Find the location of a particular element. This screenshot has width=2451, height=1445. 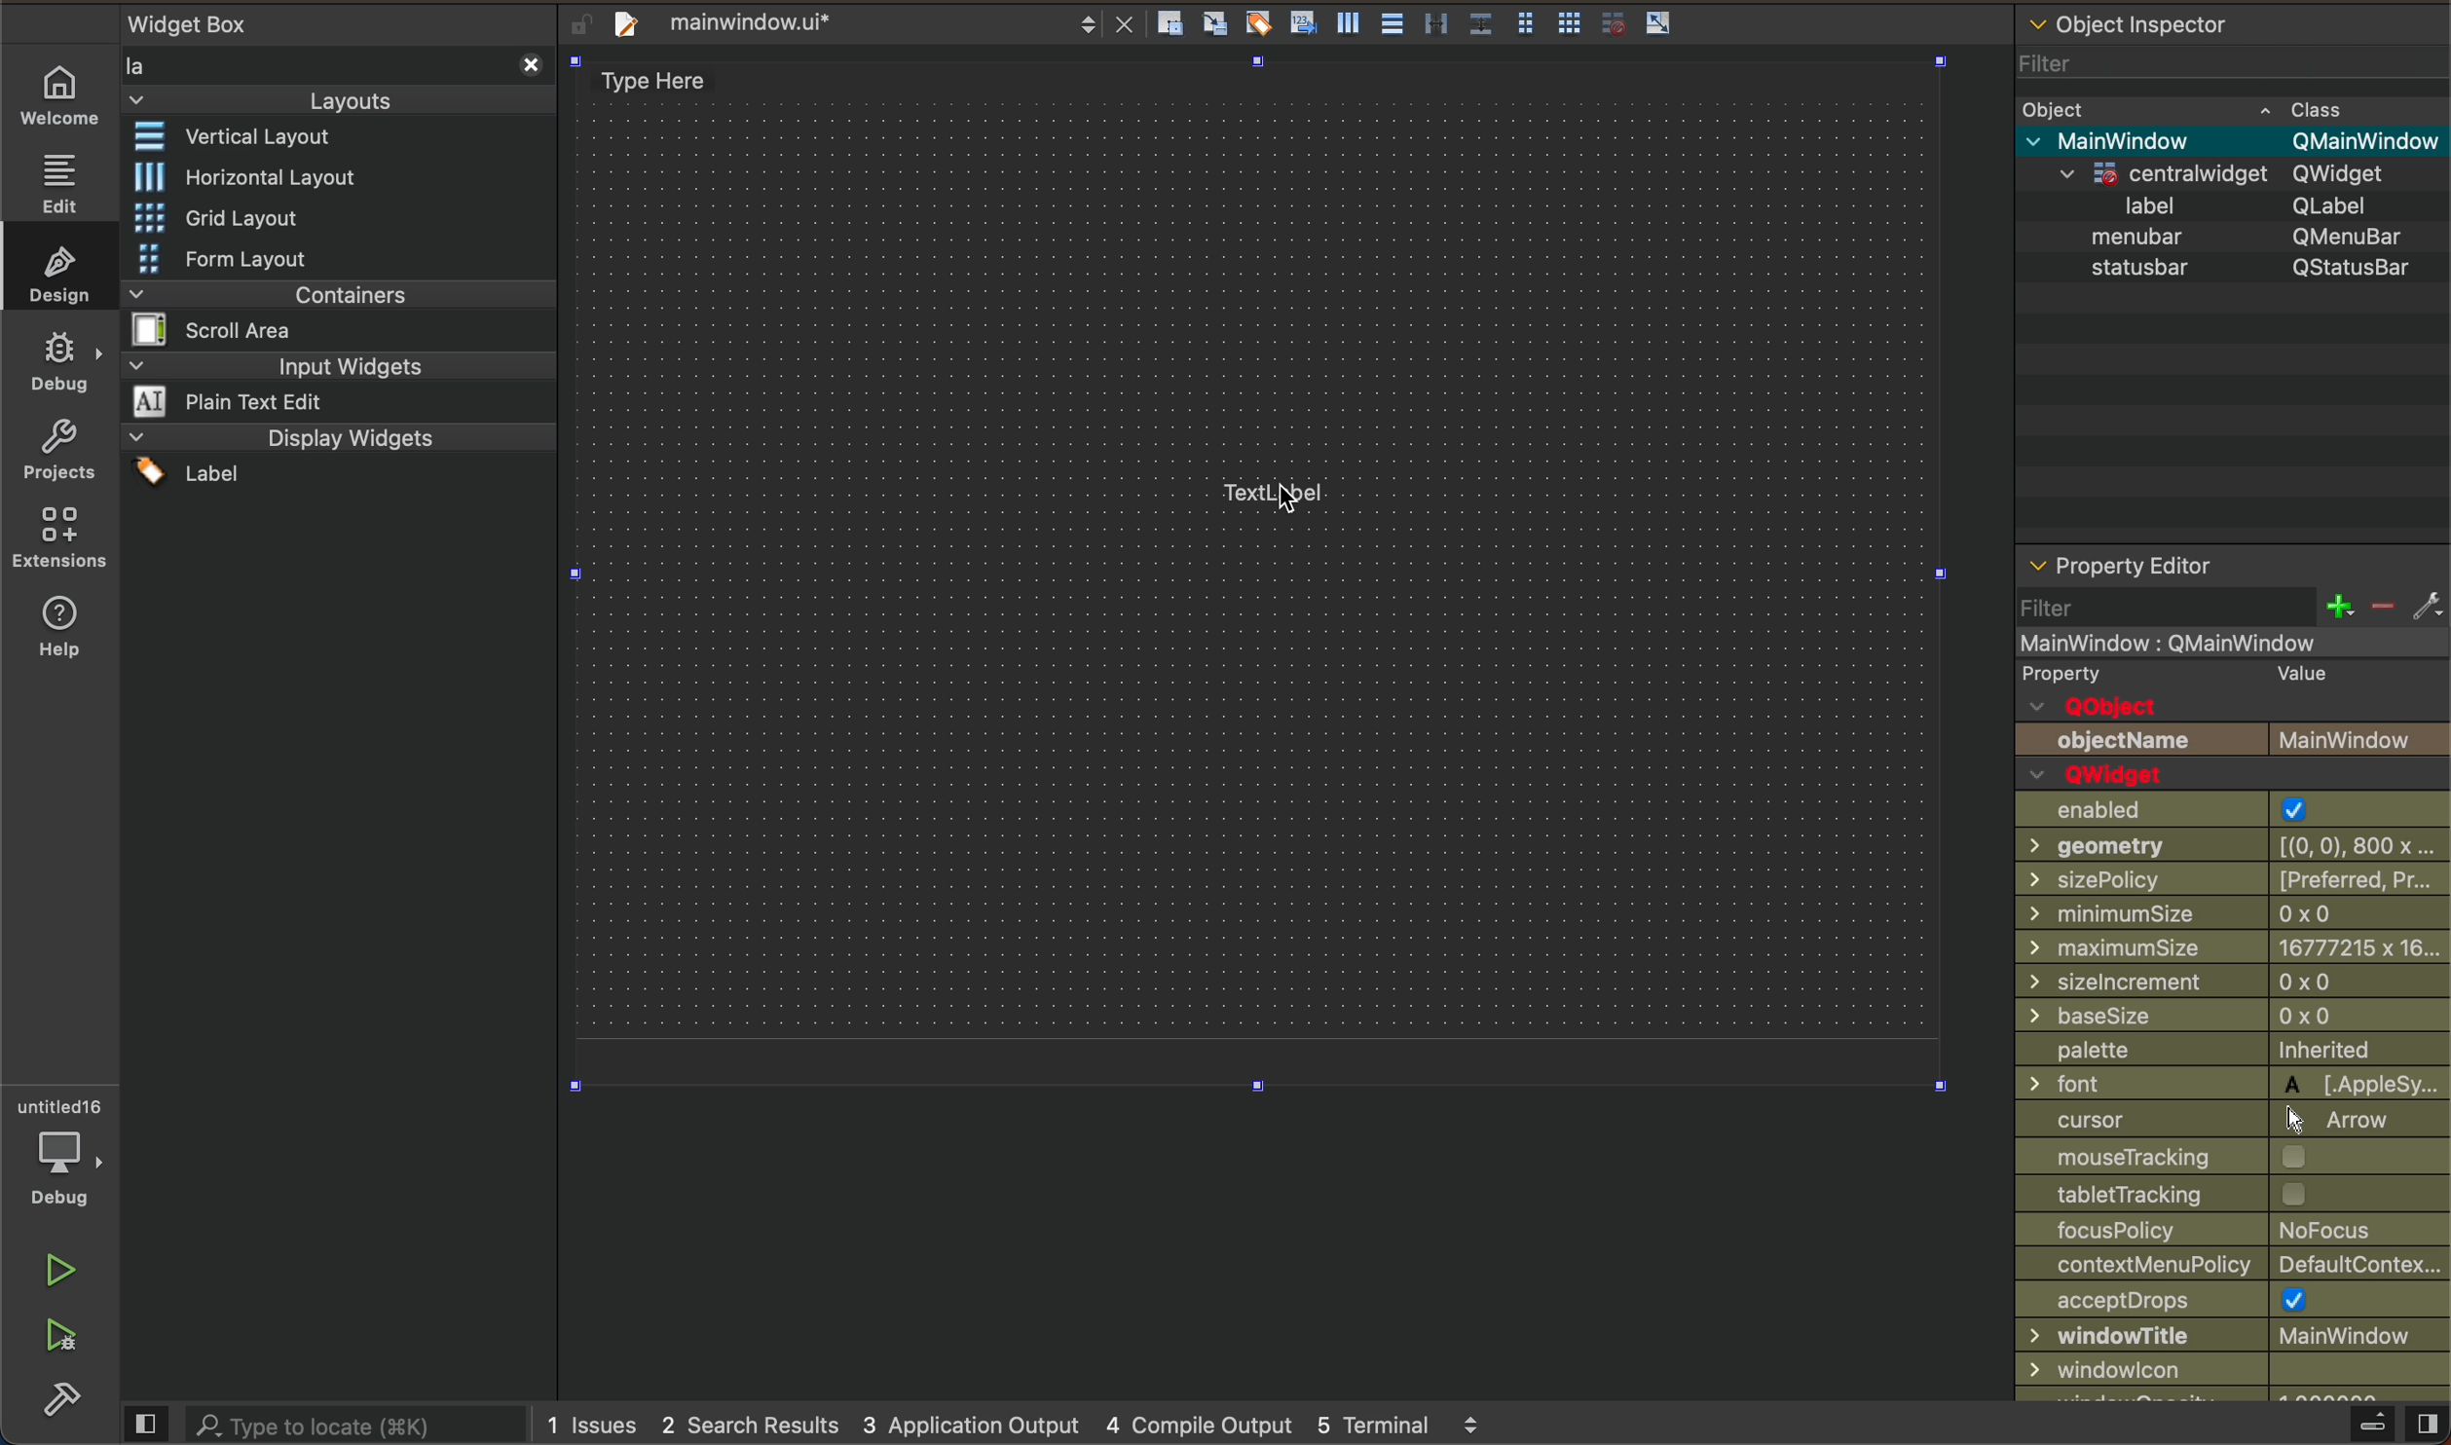

main window is located at coordinates (2231, 143).